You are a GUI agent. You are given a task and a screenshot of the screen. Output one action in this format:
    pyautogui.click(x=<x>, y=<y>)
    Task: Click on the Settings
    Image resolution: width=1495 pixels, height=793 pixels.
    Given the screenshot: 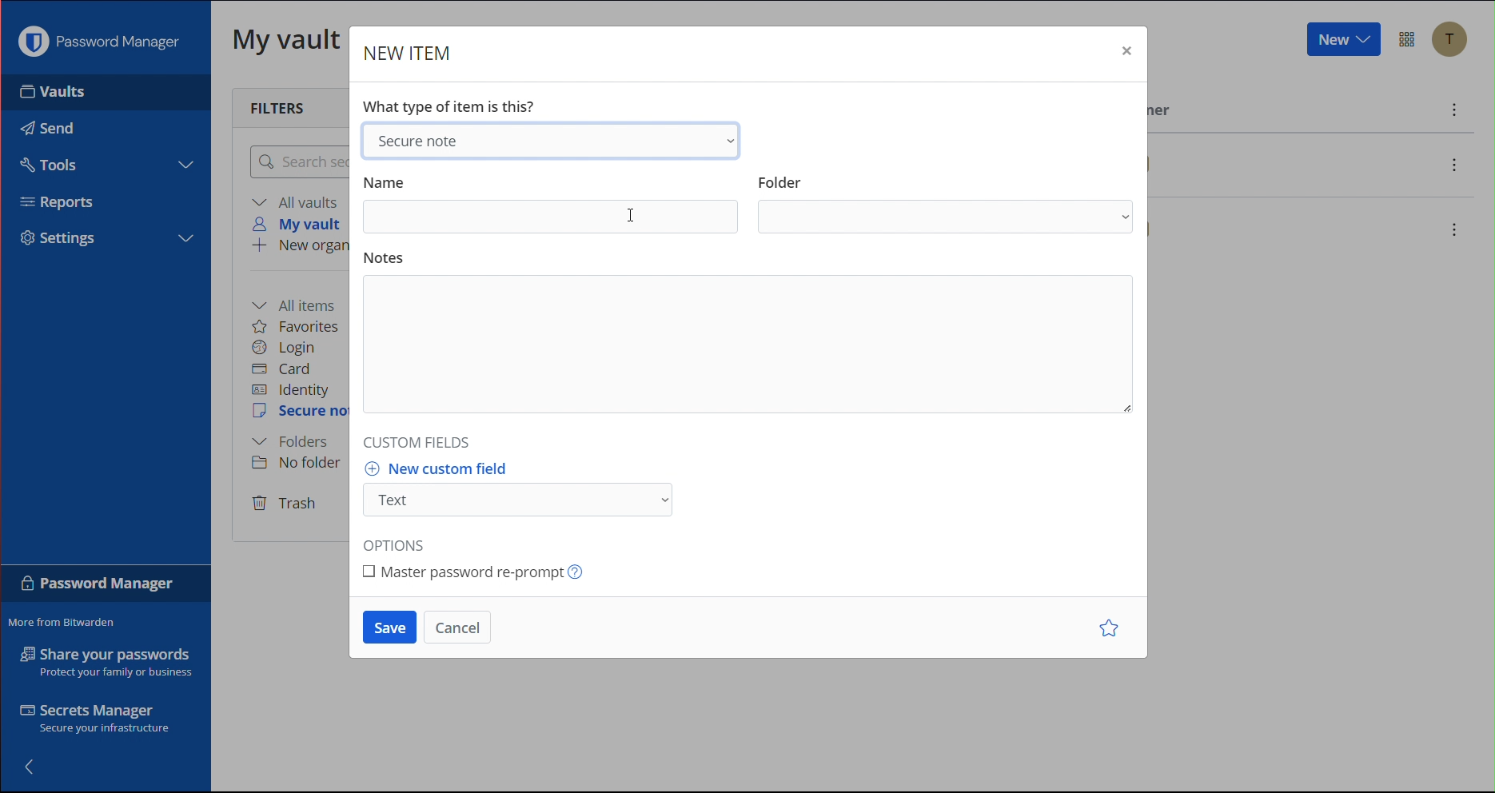 What is the action you would take?
    pyautogui.click(x=58, y=240)
    